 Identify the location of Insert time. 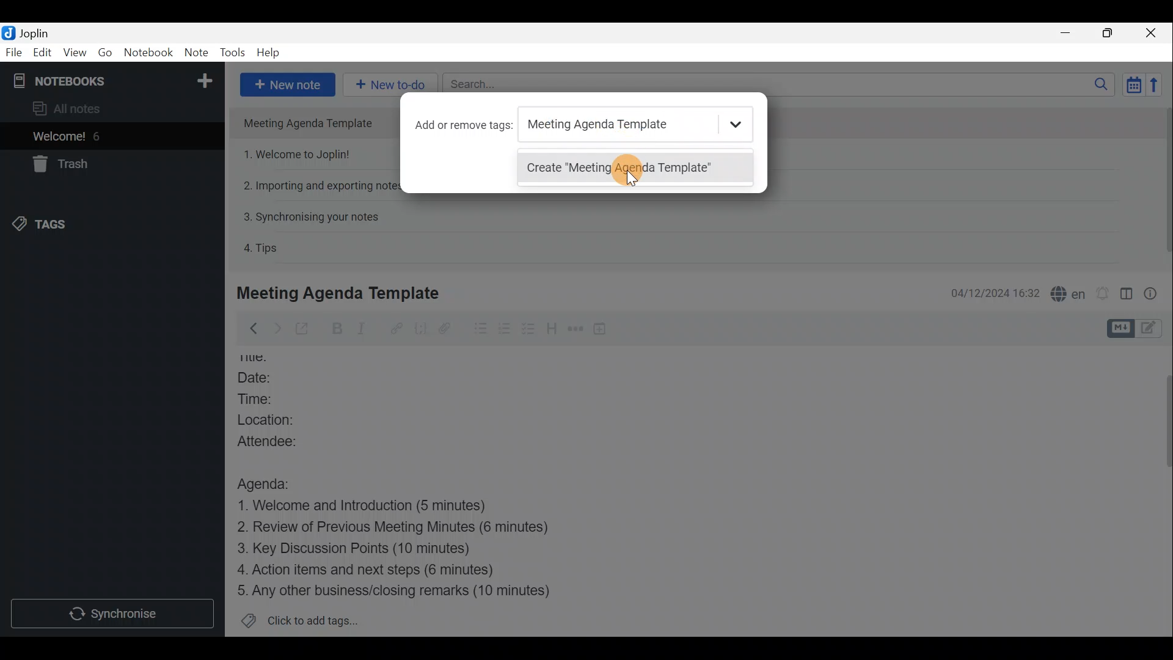
(602, 331).